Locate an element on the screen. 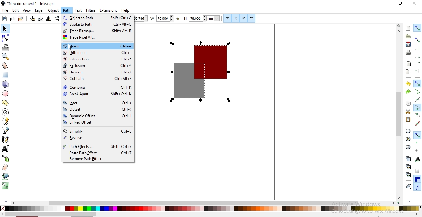  paste path effect is located at coordinates (98, 153).